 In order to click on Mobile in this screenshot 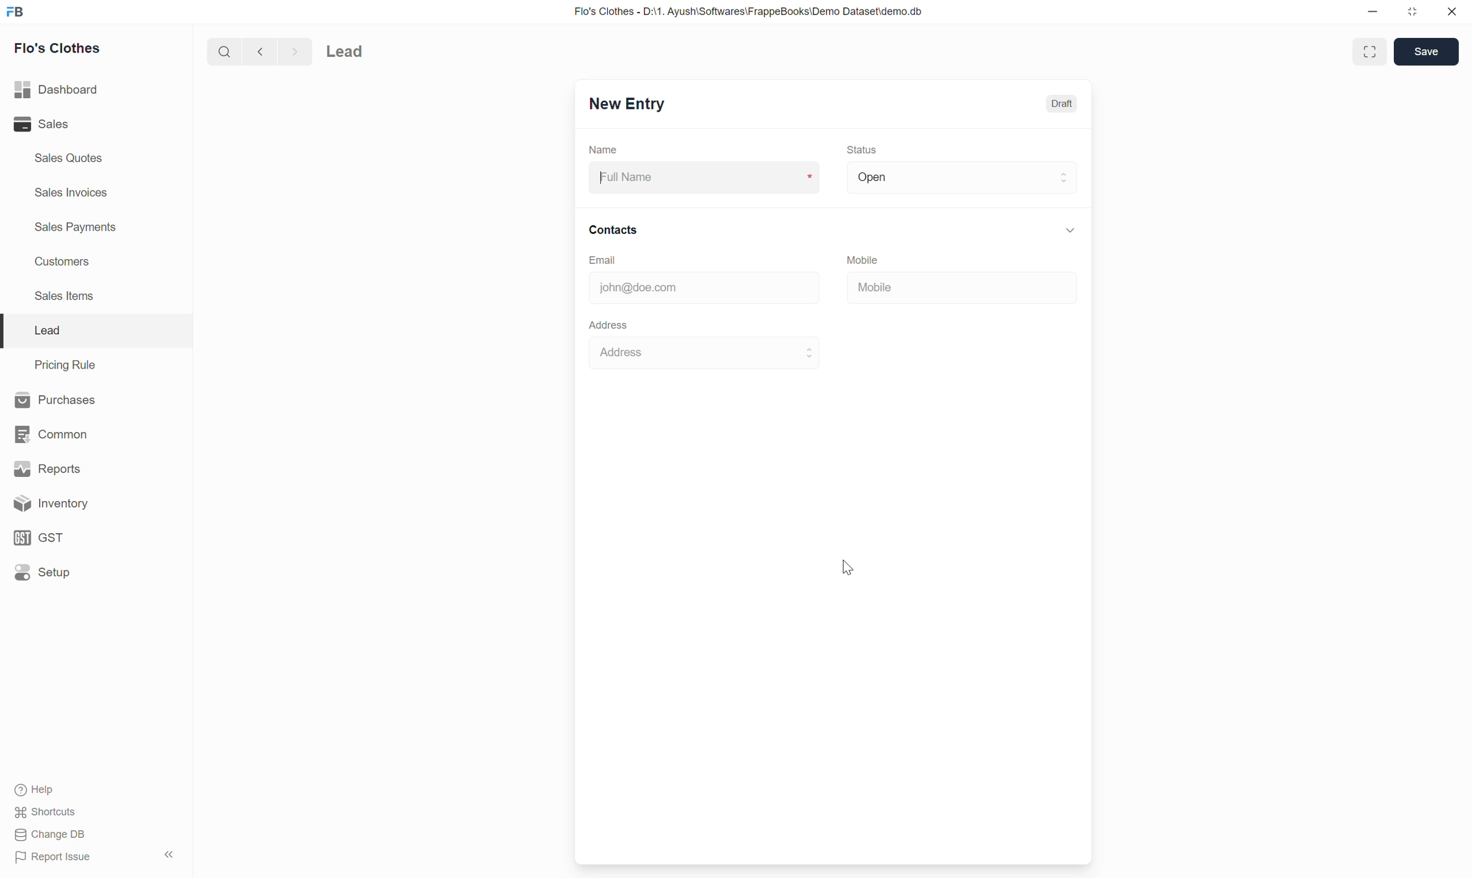, I will do `click(868, 257)`.